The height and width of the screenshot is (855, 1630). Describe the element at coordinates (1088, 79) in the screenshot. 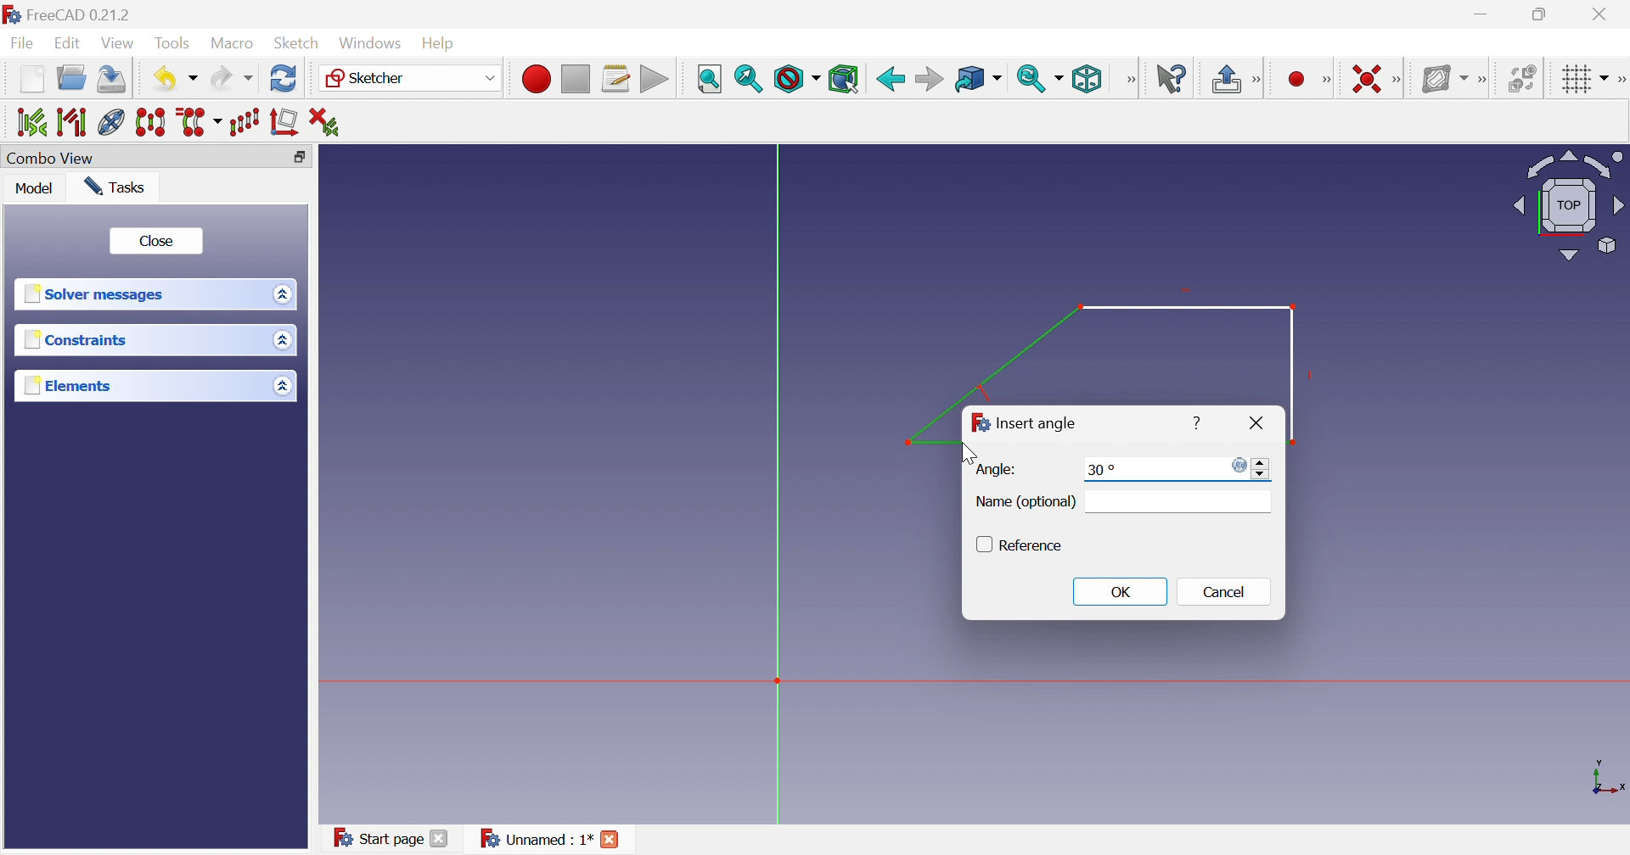

I see `Isometric` at that location.